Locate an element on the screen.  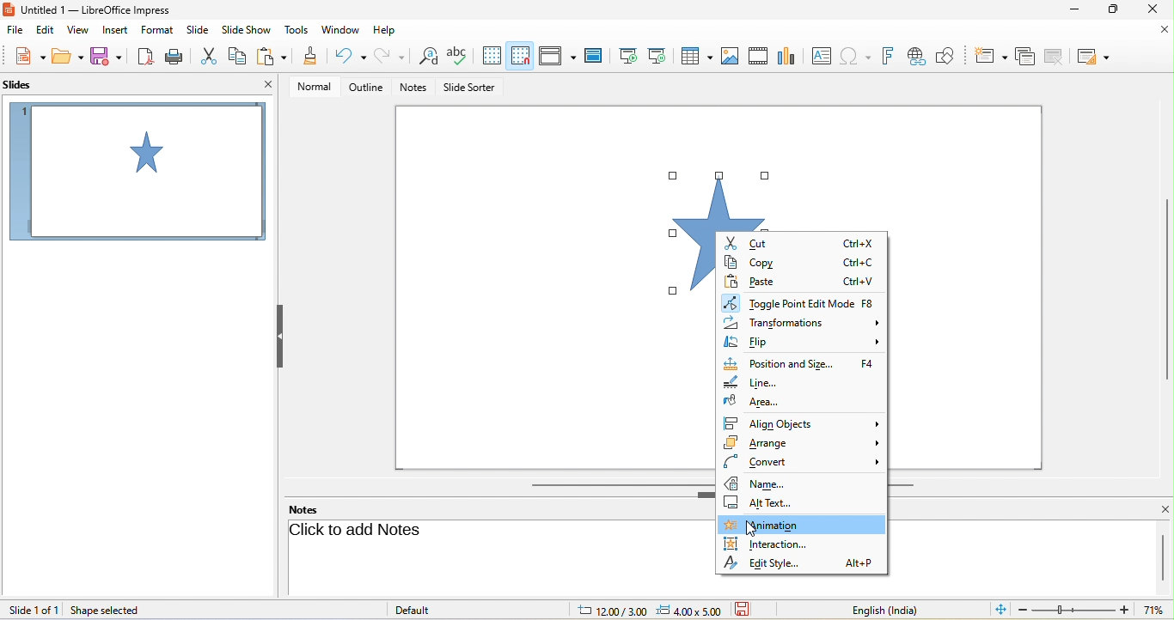
cursor movement is located at coordinates (753, 529).